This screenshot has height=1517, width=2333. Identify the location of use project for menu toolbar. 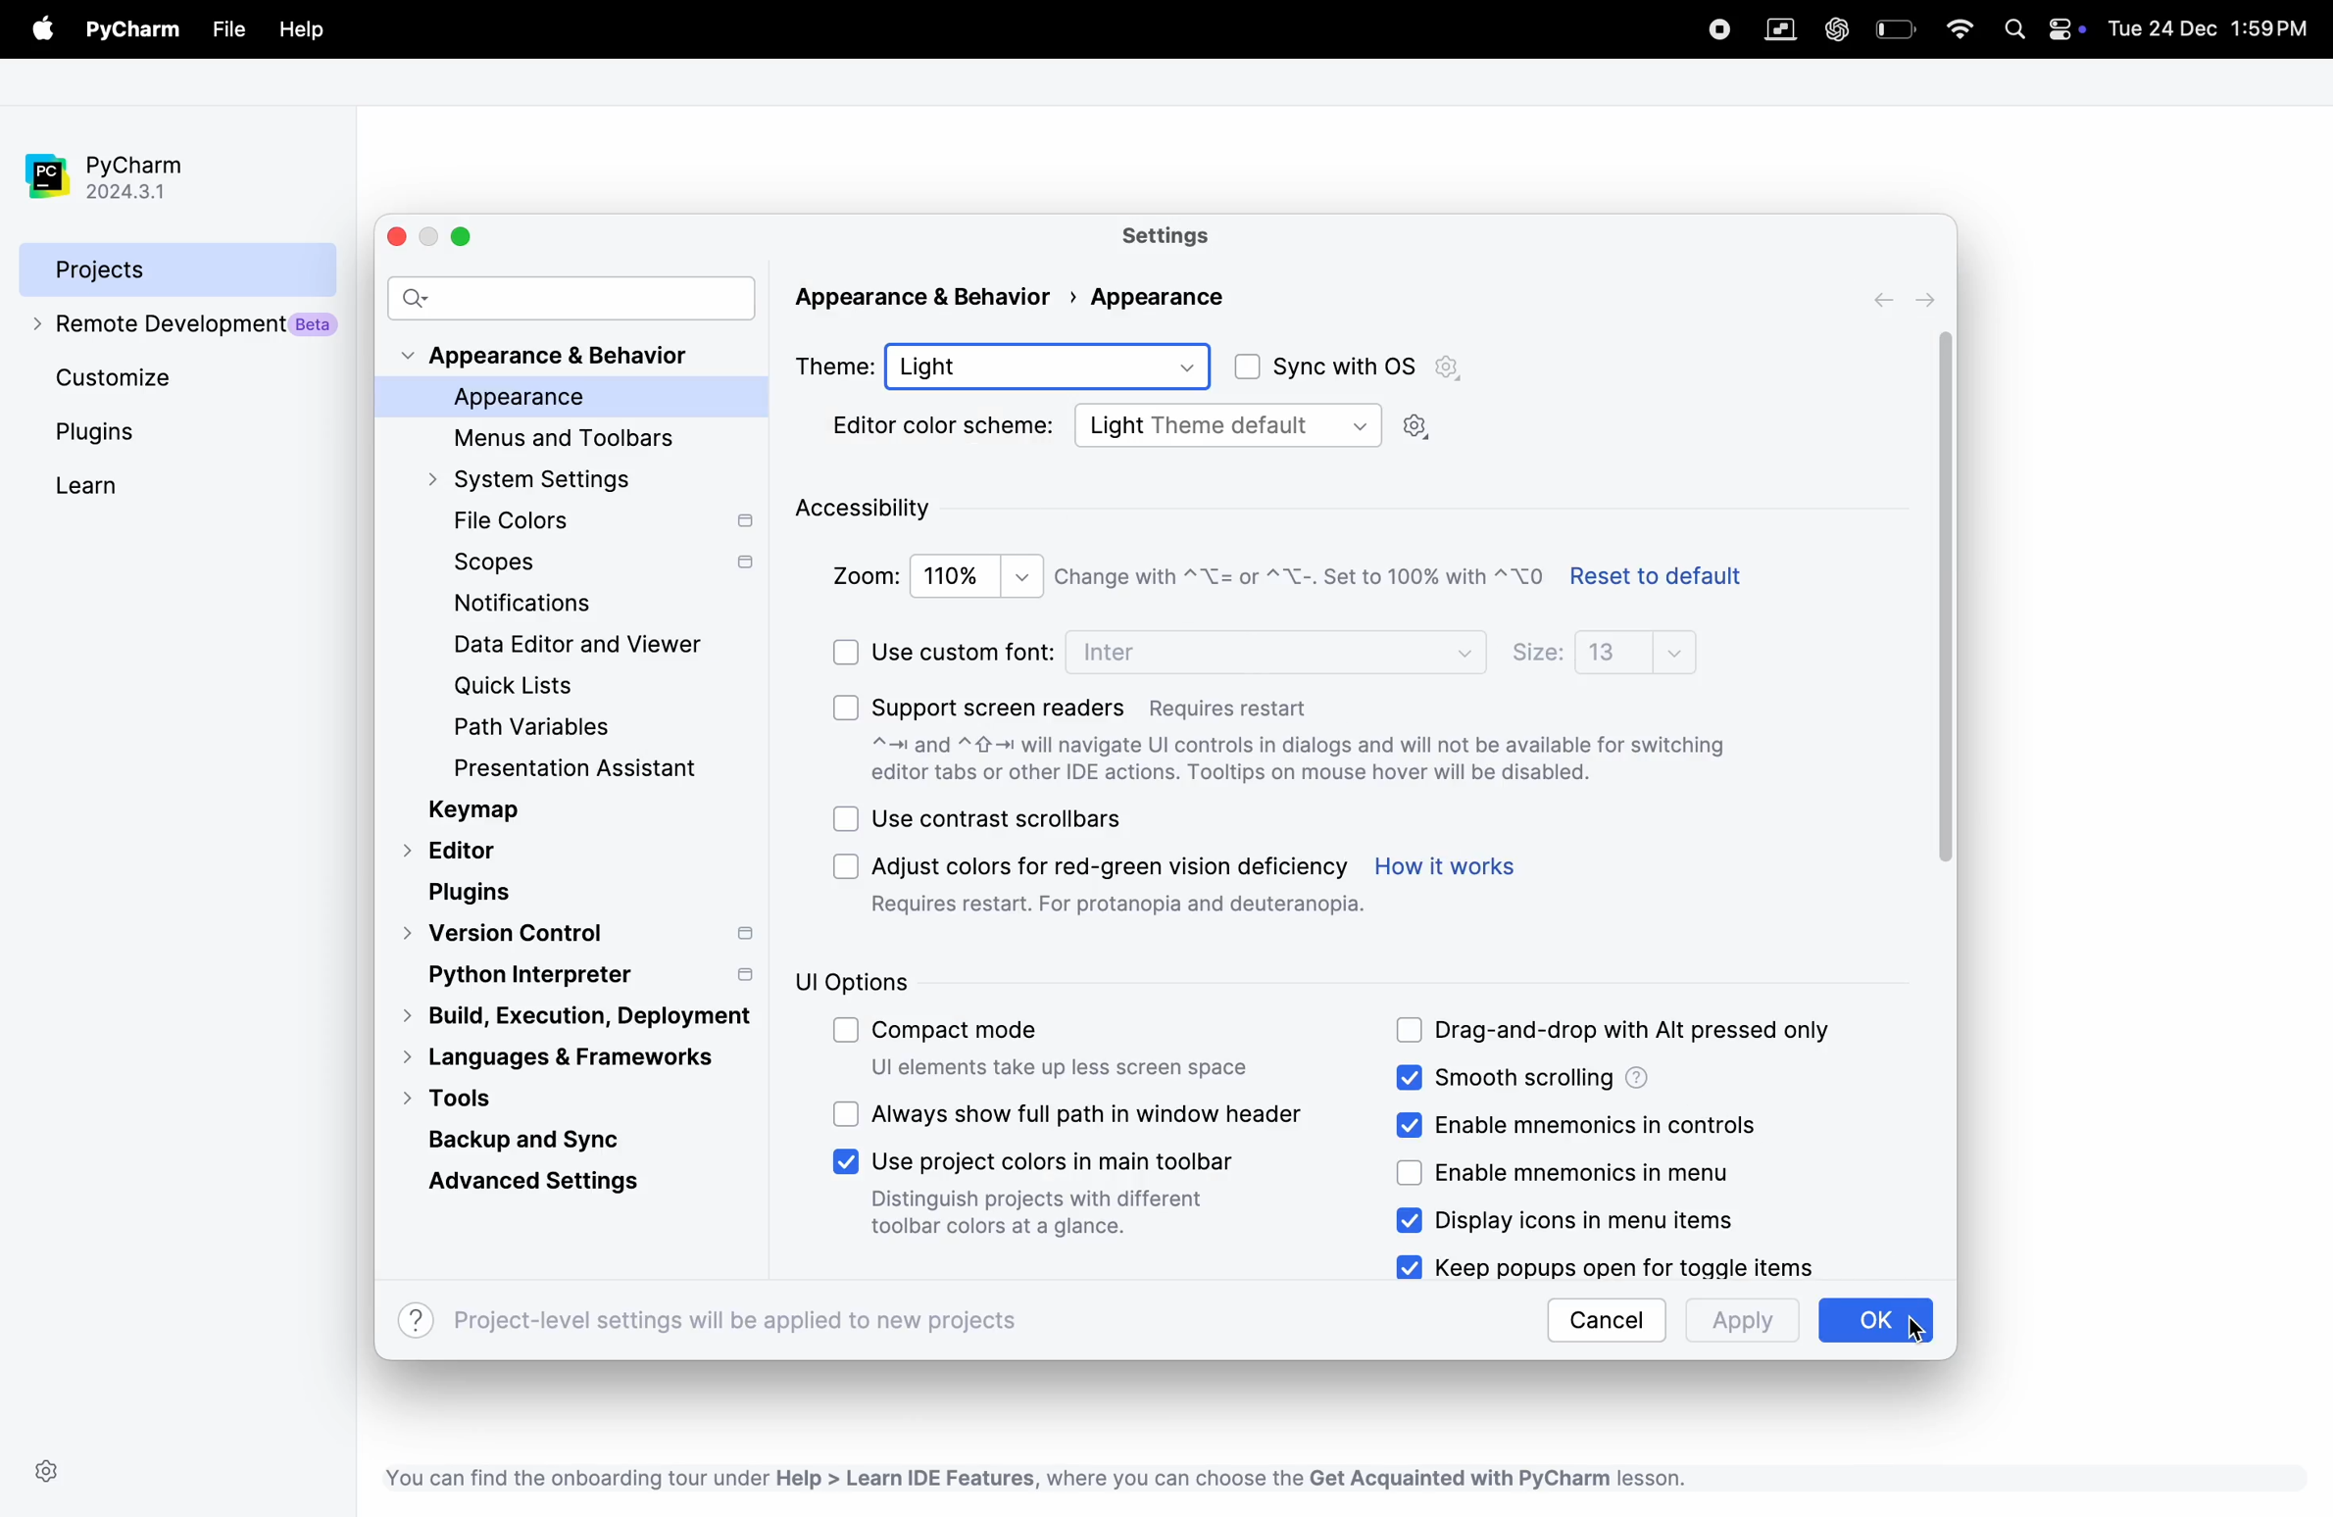
(1053, 1161).